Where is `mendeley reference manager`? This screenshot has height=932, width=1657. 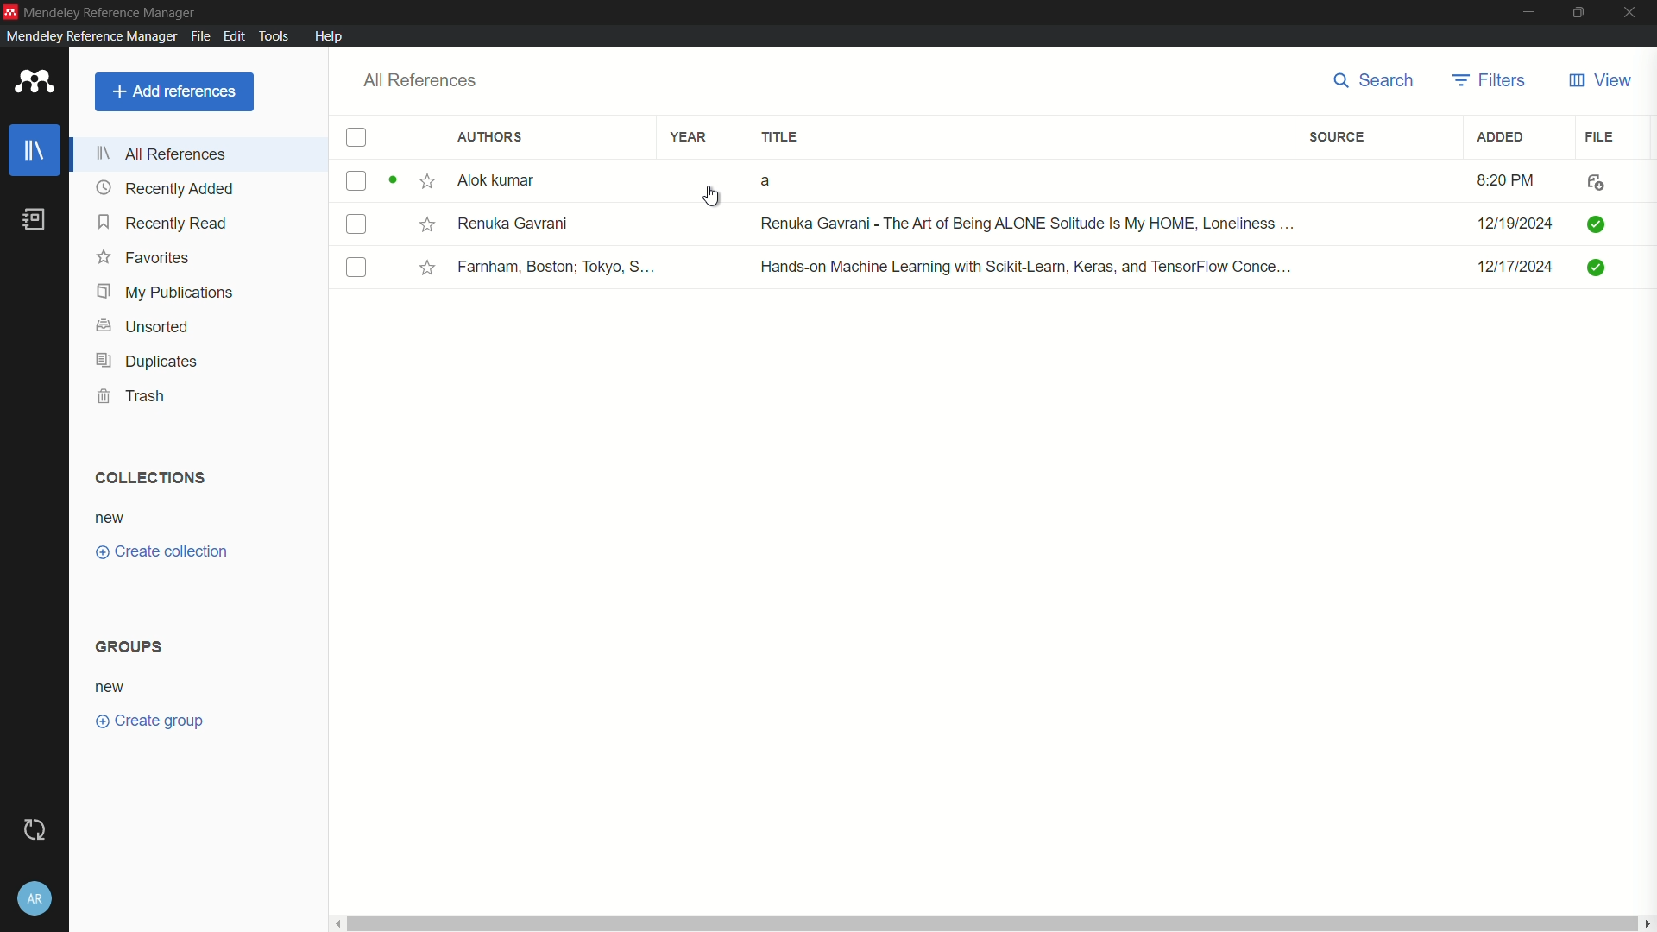 mendeley reference manager is located at coordinates (91, 35).